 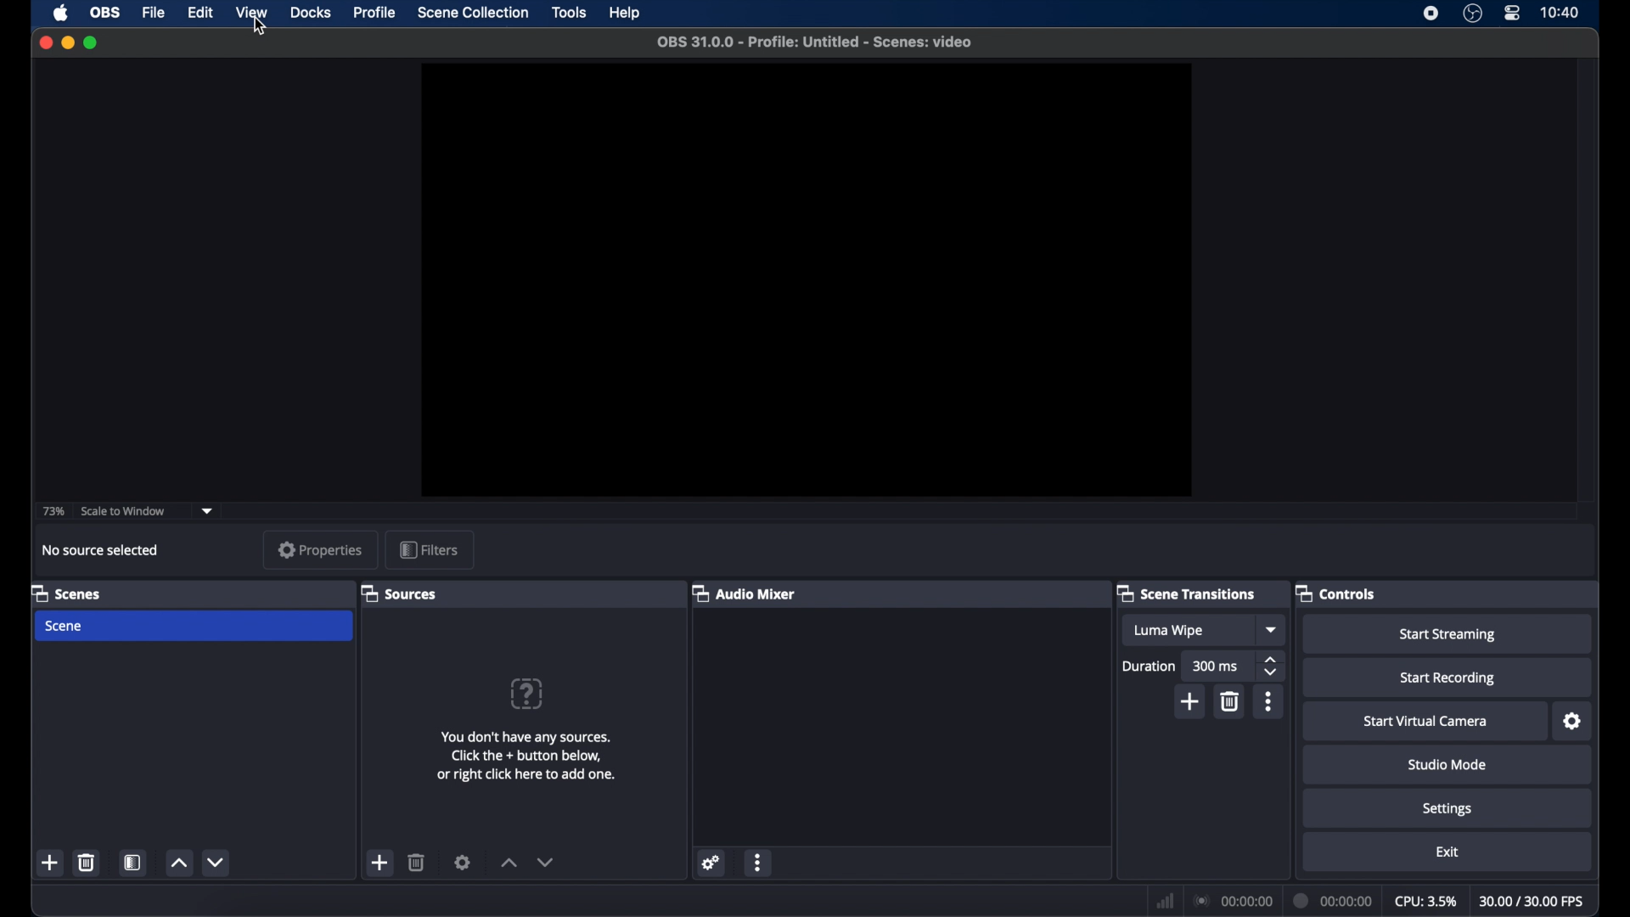 What do you see at coordinates (1149, 666) in the screenshot?
I see `duration` at bounding box center [1149, 666].